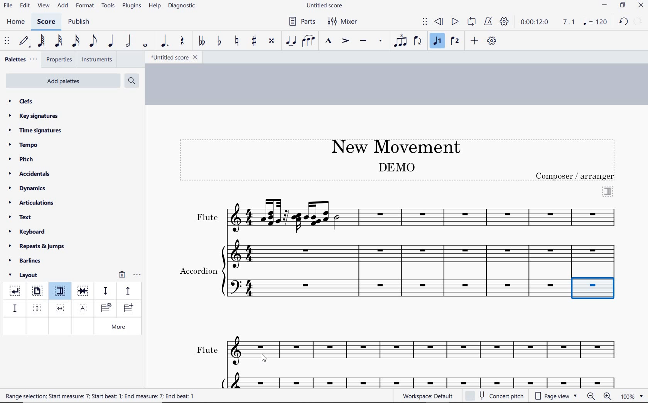  Describe the element at coordinates (326, 6) in the screenshot. I see `file name` at that location.